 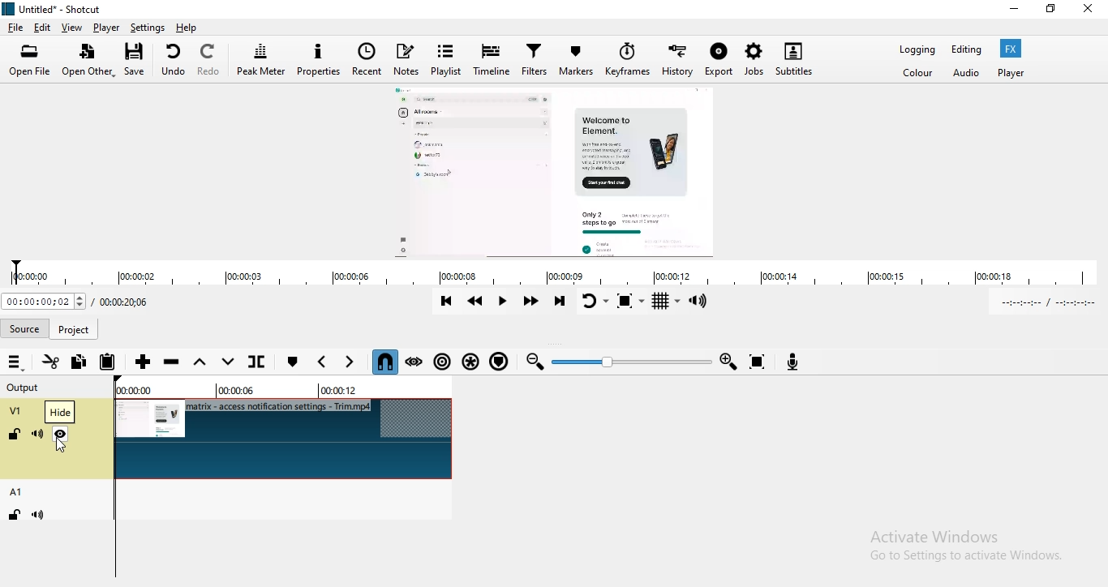 What do you see at coordinates (536, 364) in the screenshot?
I see `Zoom out` at bounding box center [536, 364].